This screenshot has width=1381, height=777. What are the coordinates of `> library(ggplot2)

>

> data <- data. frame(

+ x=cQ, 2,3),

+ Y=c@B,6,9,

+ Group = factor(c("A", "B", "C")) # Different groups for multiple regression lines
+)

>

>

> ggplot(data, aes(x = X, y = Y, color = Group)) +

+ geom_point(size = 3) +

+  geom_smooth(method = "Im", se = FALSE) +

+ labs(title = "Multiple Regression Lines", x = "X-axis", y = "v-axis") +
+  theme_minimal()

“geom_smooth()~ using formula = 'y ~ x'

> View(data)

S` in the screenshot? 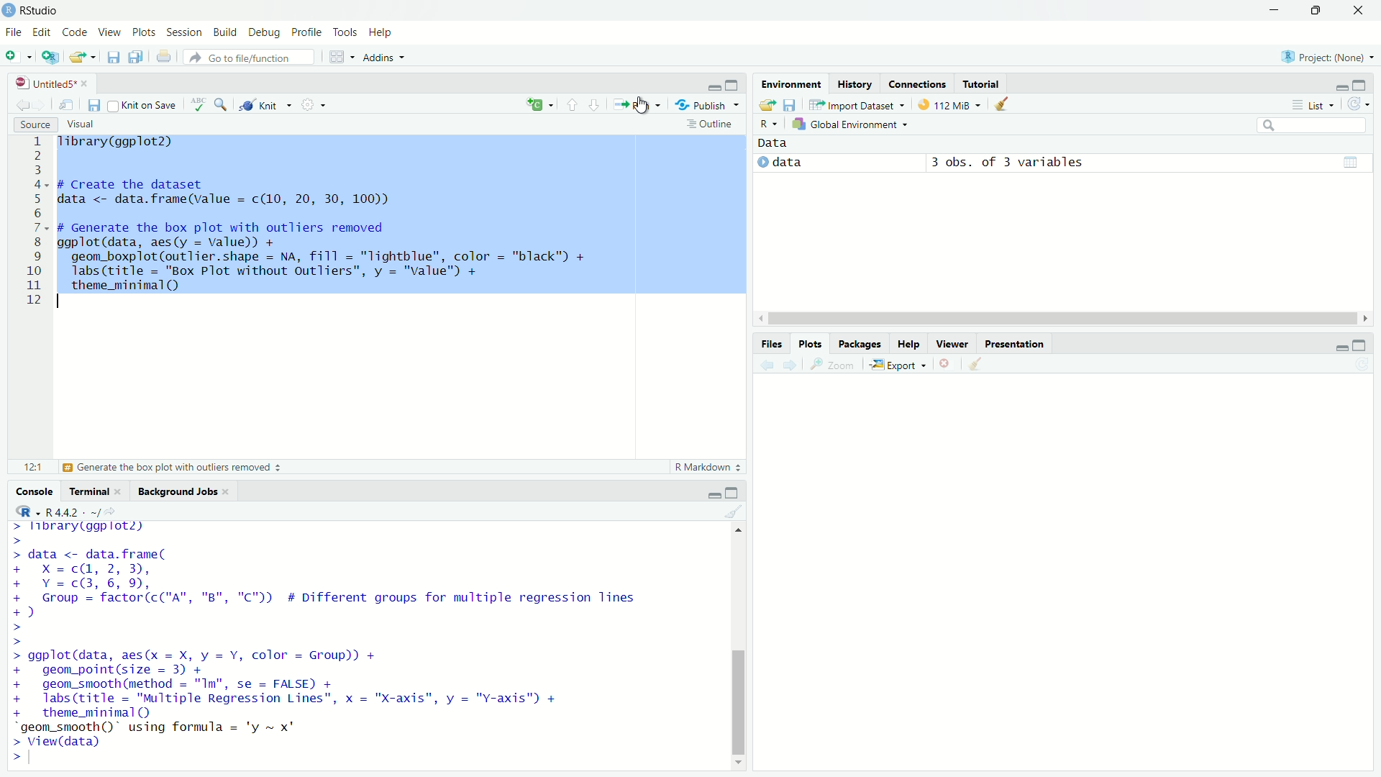 It's located at (339, 642).